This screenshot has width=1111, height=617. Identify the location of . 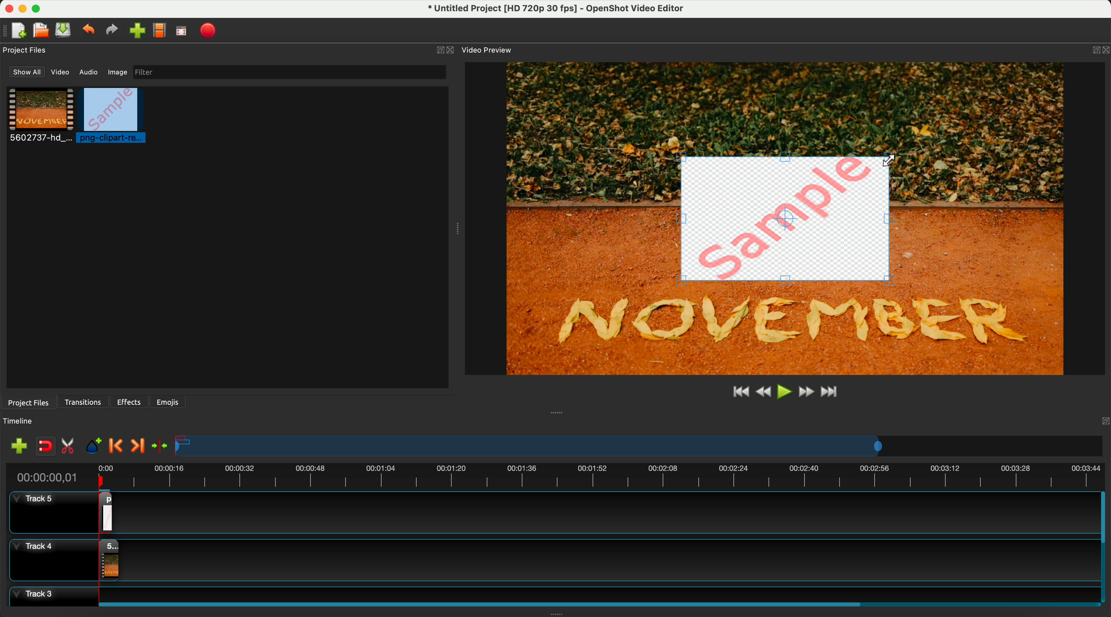
(1103, 420).